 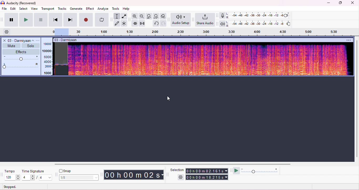 I want to click on playback speed, so click(x=260, y=171).